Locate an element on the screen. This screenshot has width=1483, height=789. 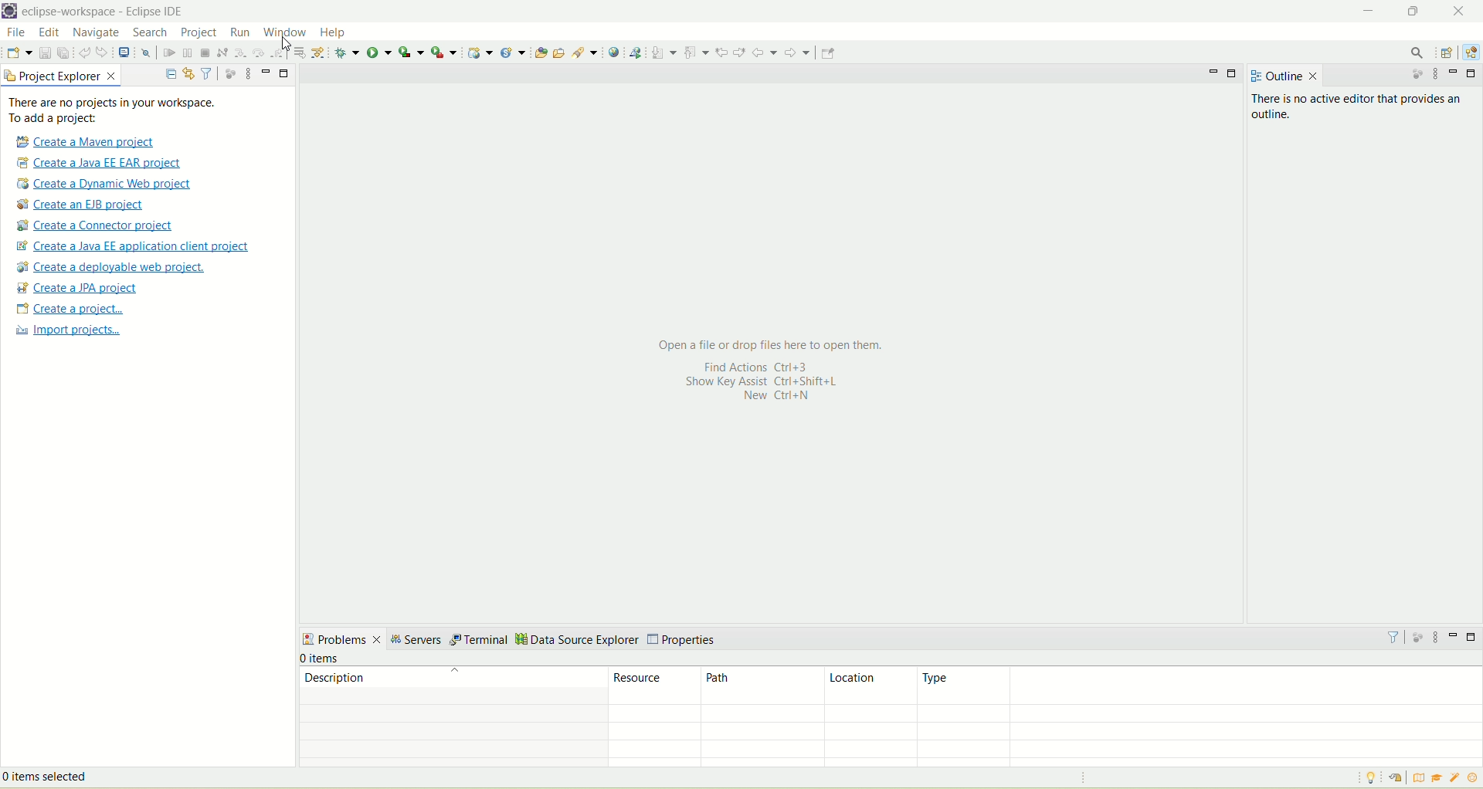
create a project is located at coordinates (68, 309).